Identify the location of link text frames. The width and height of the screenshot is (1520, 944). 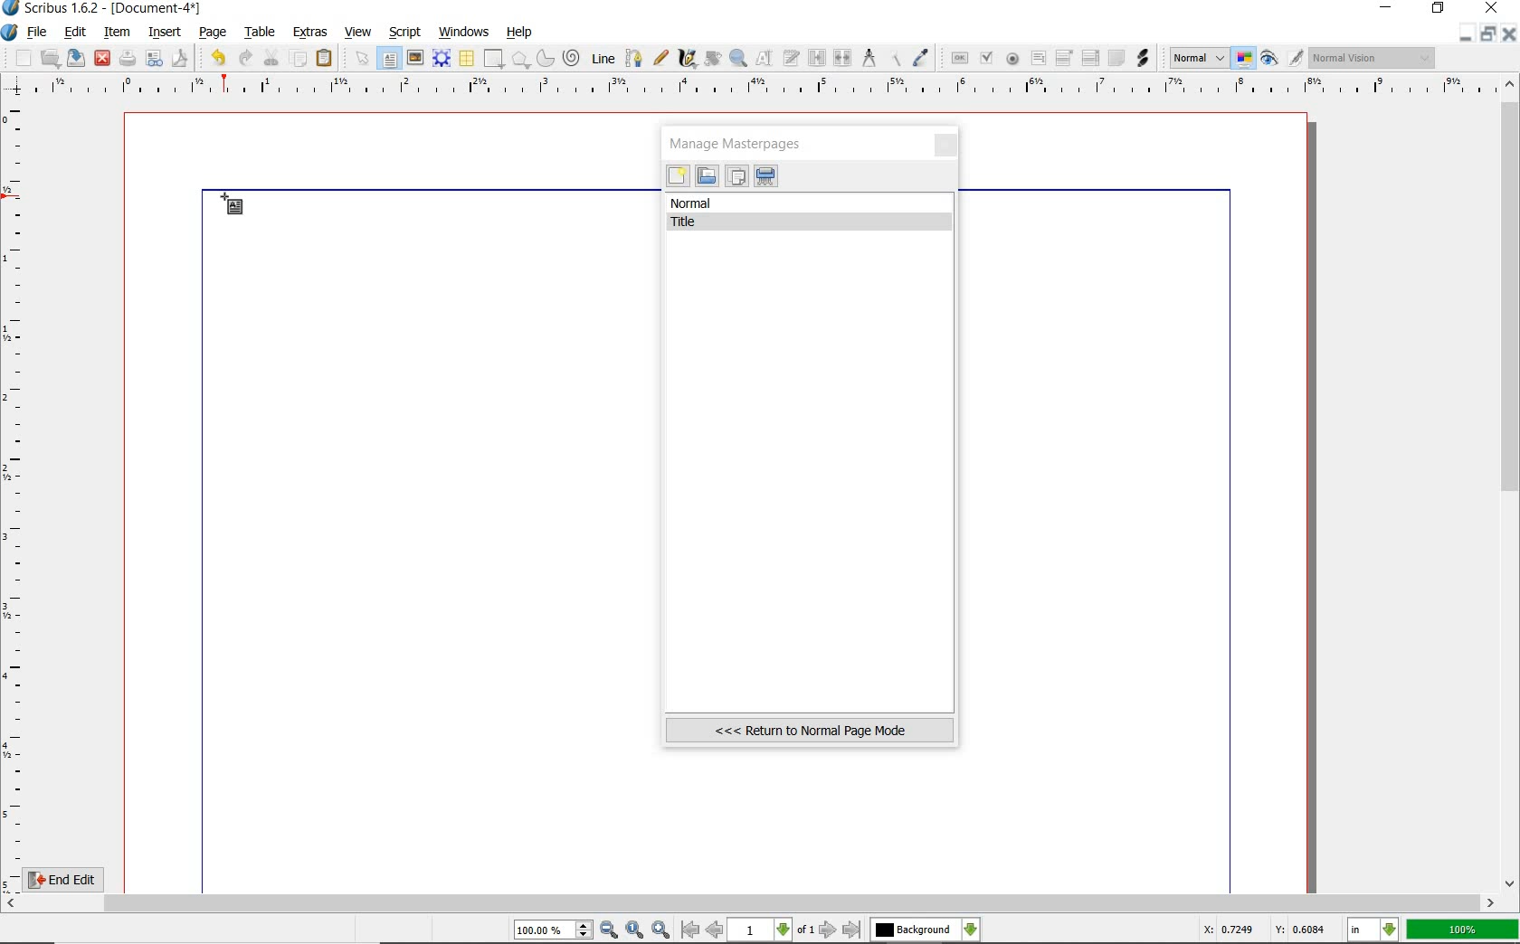
(815, 57).